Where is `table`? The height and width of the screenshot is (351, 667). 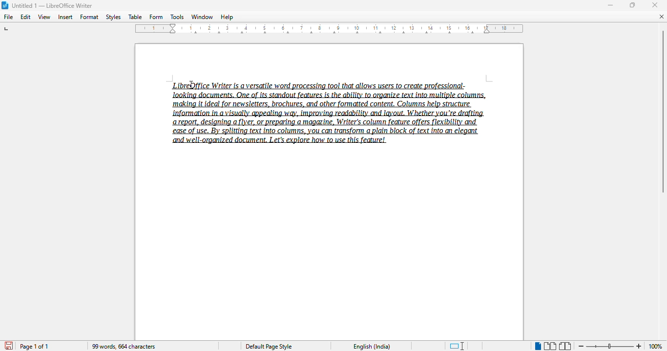
table is located at coordinates (135, 17).